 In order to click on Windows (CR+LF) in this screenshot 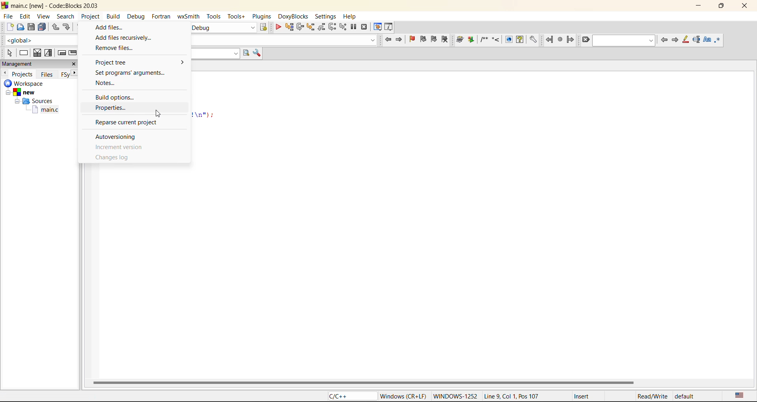, I will do `click(402, 396)`.